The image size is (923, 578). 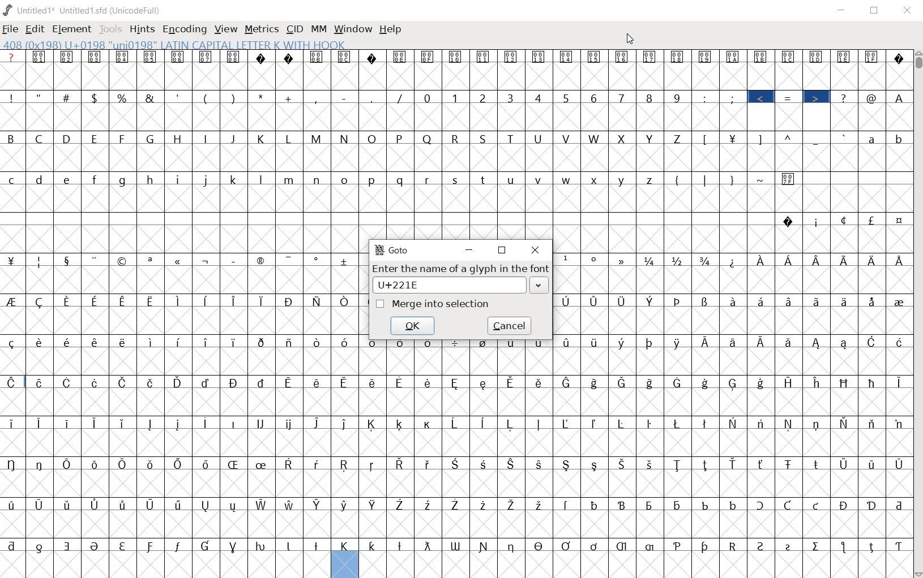 I want to click on U+221E, so click(x=447, y=284).